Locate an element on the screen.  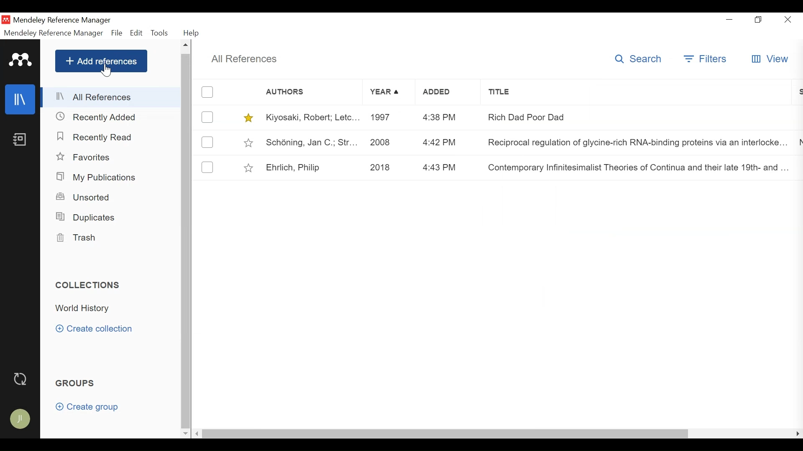
(un)select is located at coordinates (209, 92).